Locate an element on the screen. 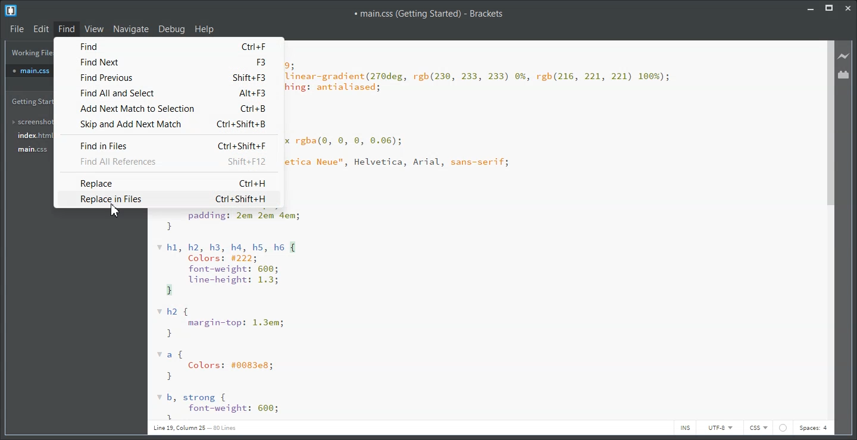  Vertical Scroll bar is located at coordinates (829, 230).